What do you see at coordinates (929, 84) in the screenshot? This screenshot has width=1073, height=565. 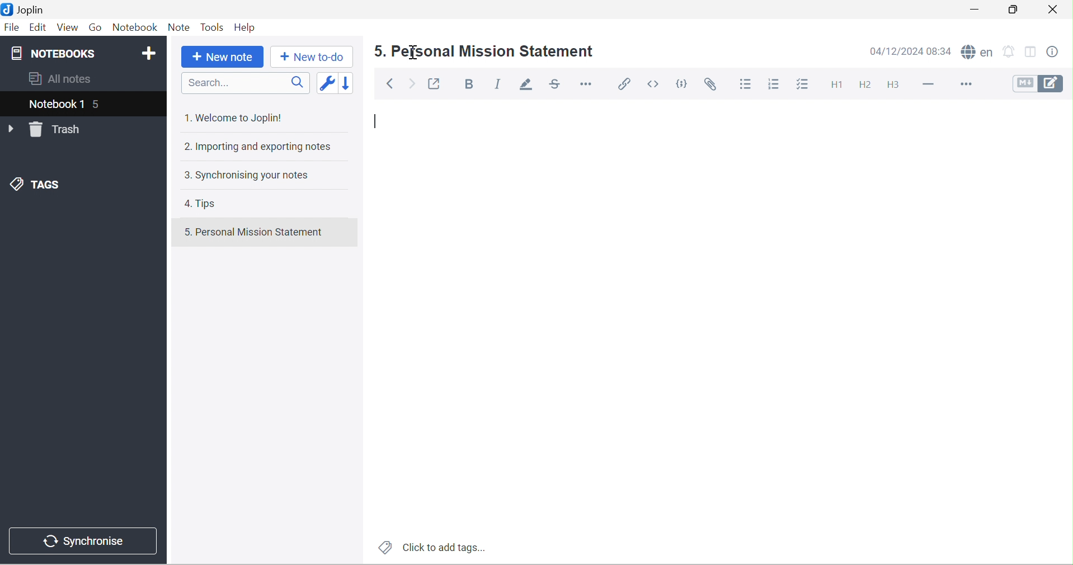 I see `Horizontal lines` at bounding box center [929, 84].